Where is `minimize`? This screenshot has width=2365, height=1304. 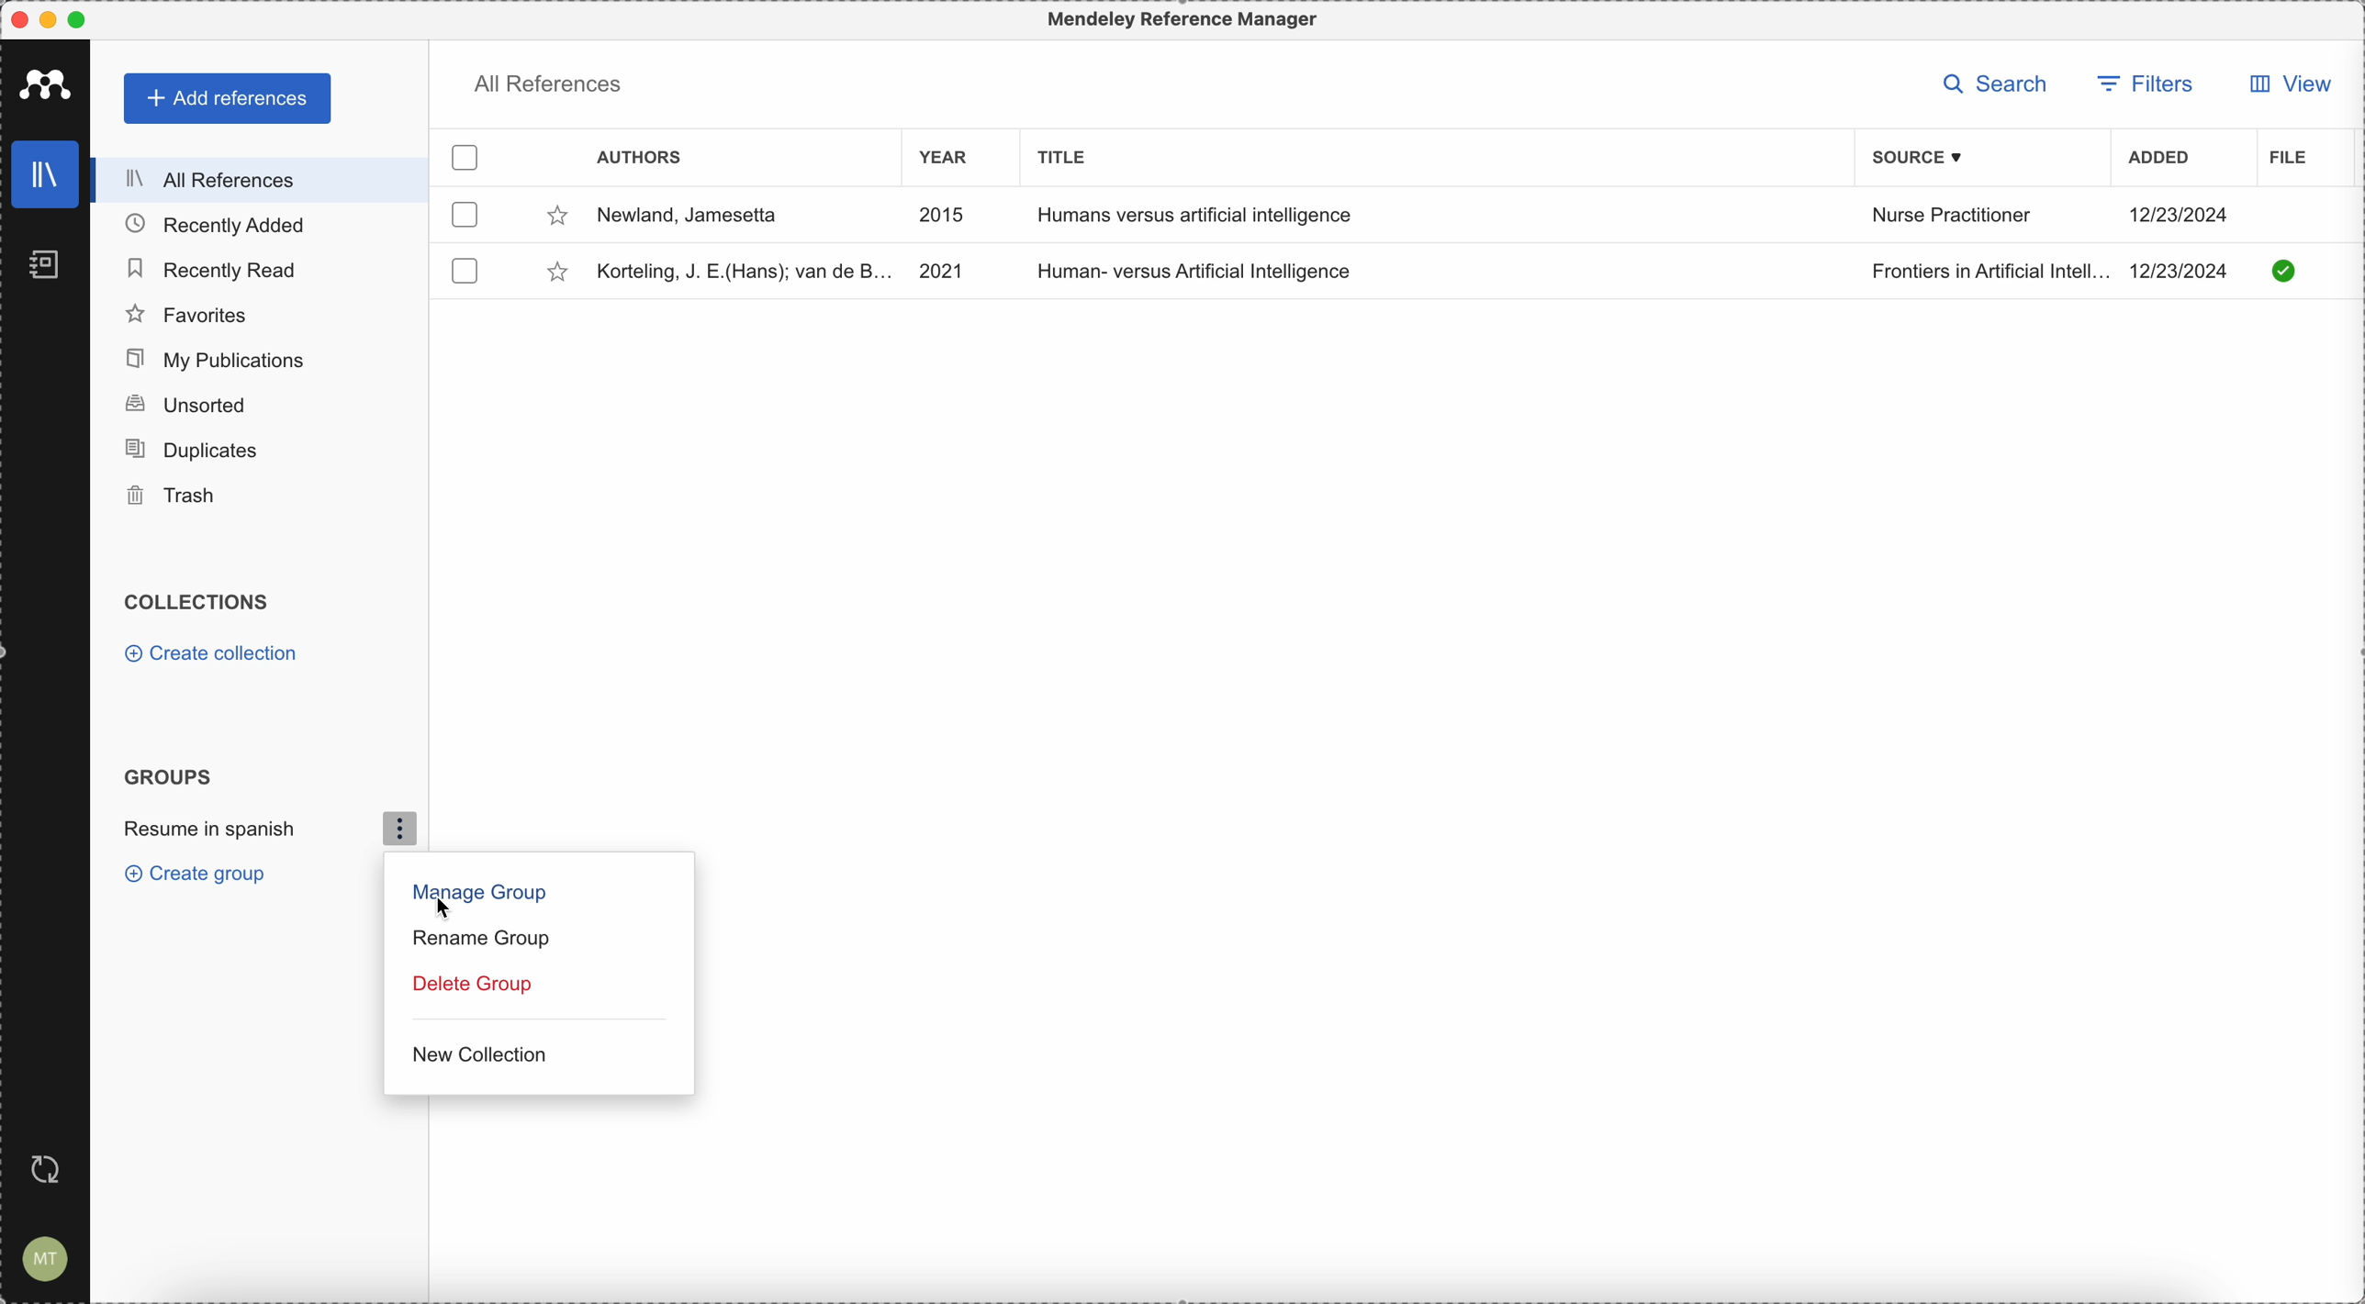
minimize is located at coordinates (52, 19).